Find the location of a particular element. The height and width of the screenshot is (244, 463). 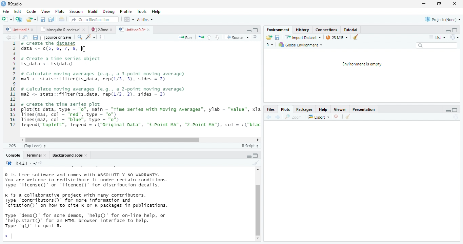

UntitiedR.R" is located at coordinates (131, 29).